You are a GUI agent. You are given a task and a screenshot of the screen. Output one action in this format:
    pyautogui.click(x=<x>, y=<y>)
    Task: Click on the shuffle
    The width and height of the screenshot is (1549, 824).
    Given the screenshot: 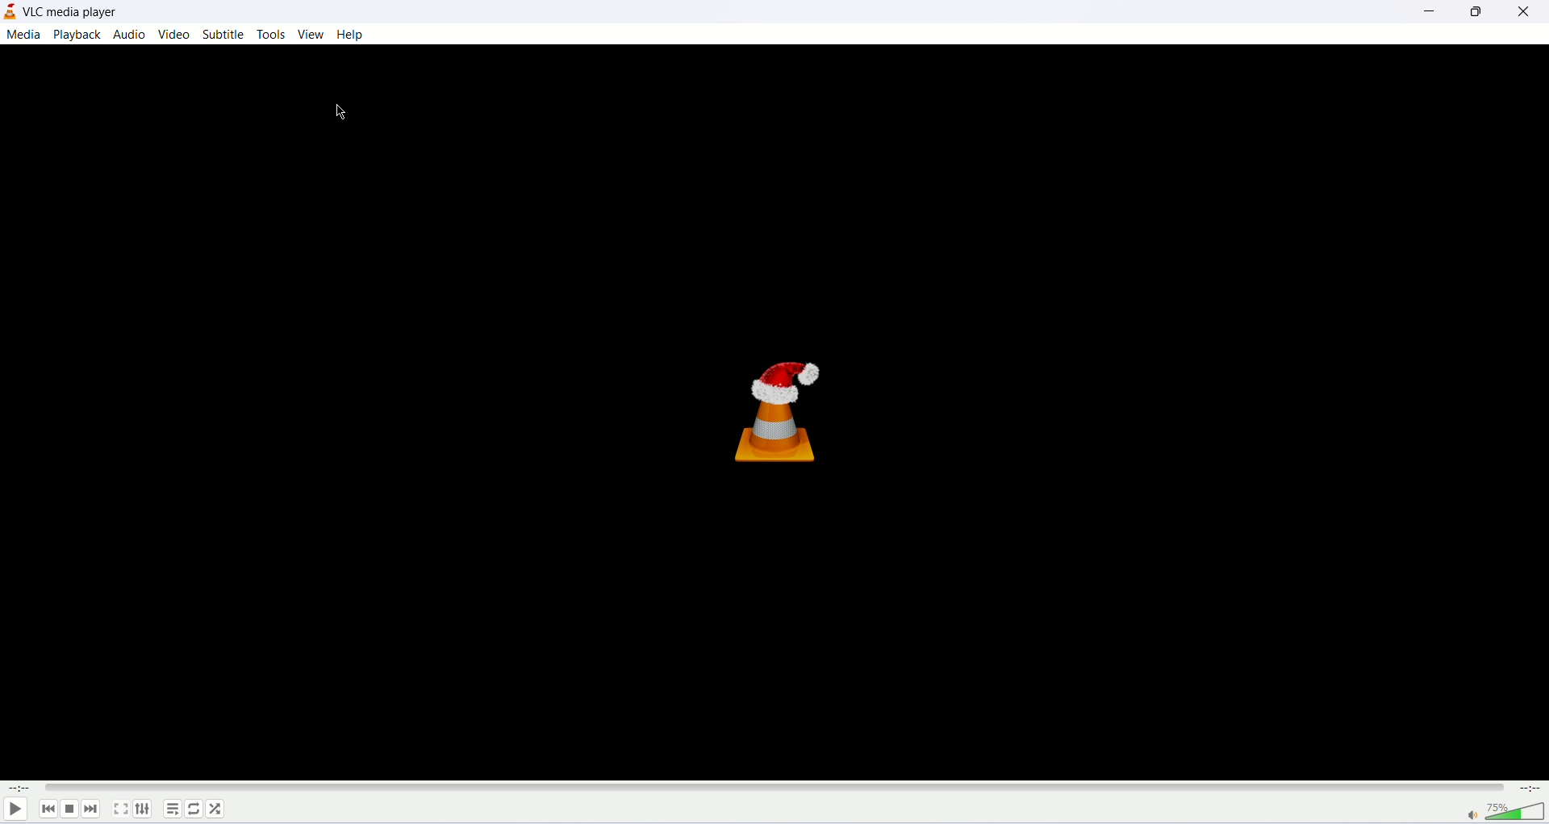 What is the action you would take?
    pyautogui.click(x=217, y=809)
    